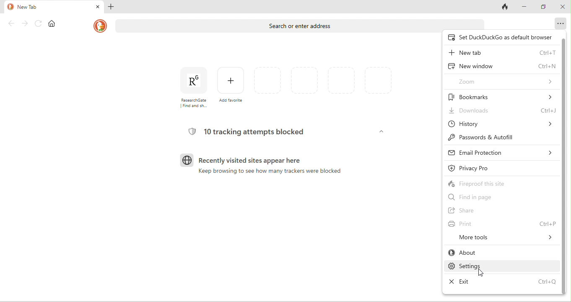  What do you see at coordinates (563, 6) in the screenshot?
I see `close` at bounding box center [563, 6].